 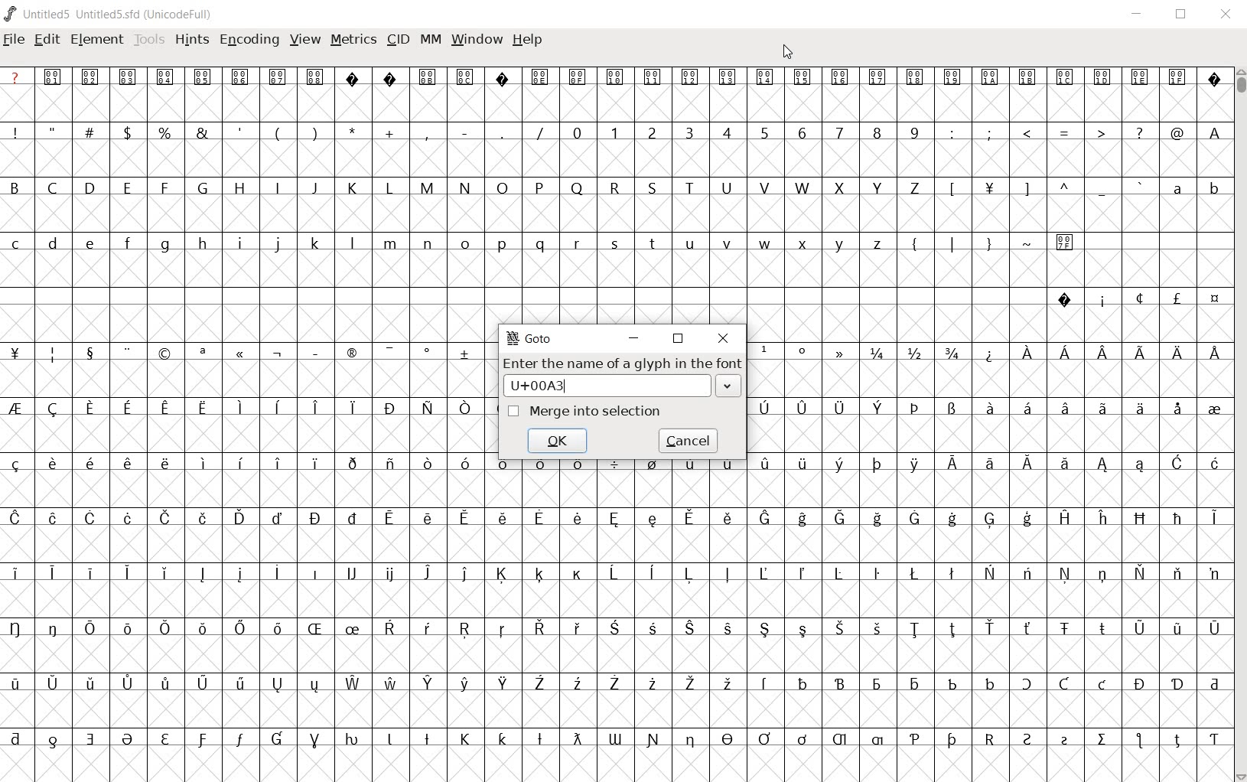 I want to click on Symbol, so click(x=842, y=741).